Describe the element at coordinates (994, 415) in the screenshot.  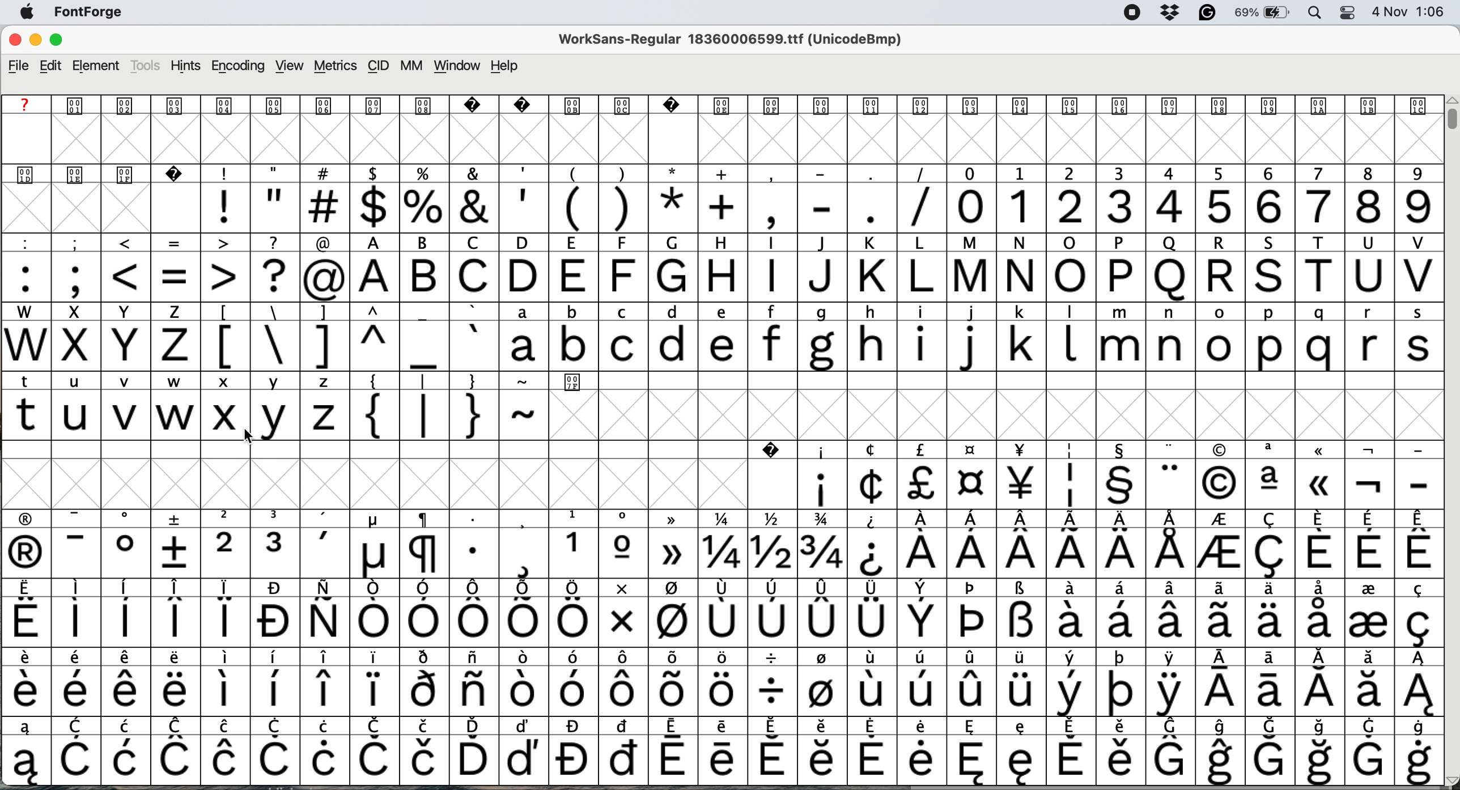
I see `glyph grid` at that location.